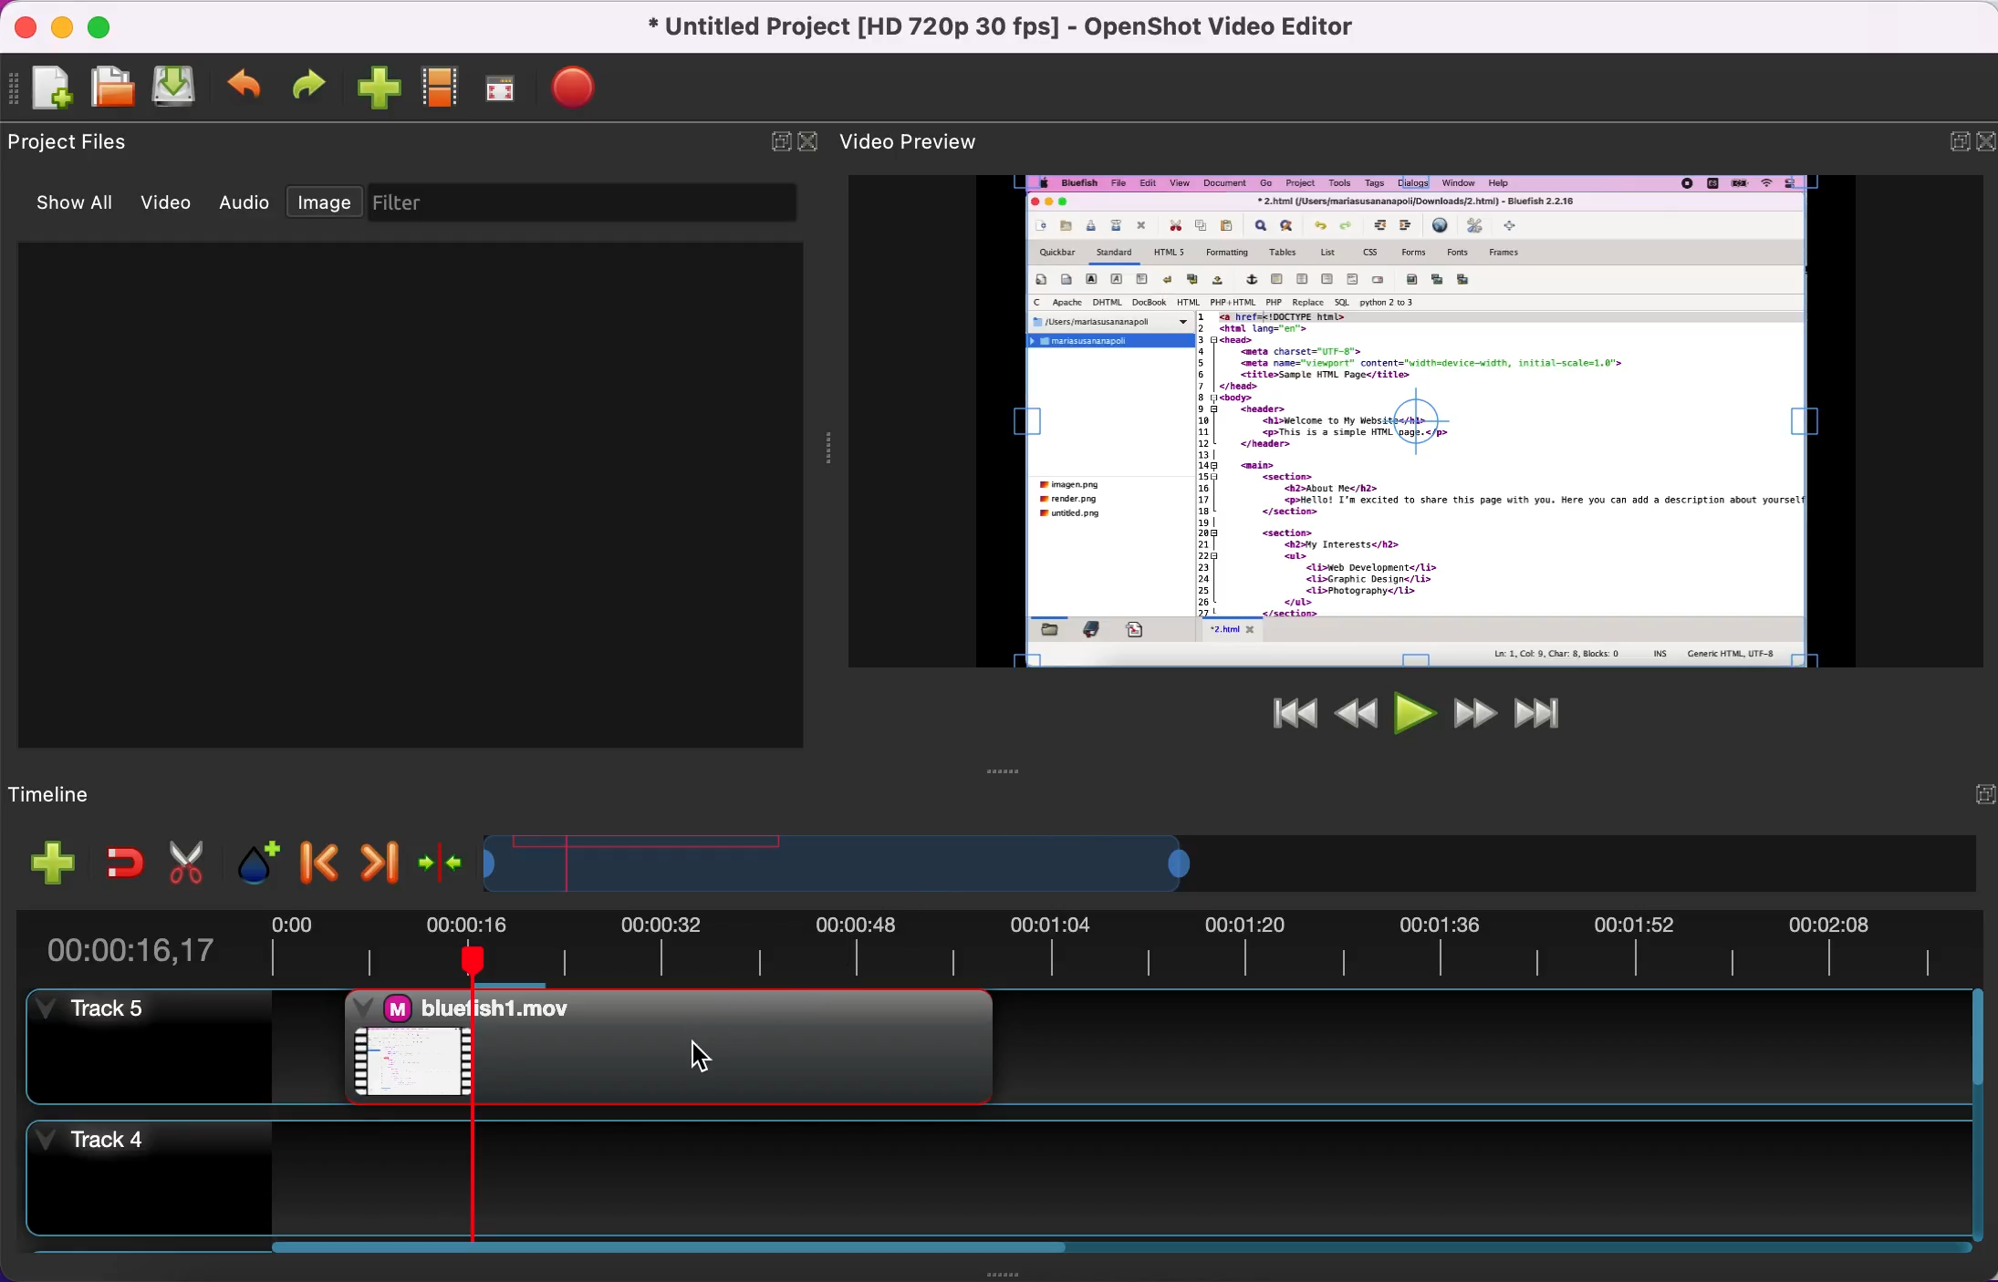 The image size is (1998, 1282). What do you see at coordinates (116, 861) in the screenshot?
I see `enable snapping` at bounding box center [116, 861].